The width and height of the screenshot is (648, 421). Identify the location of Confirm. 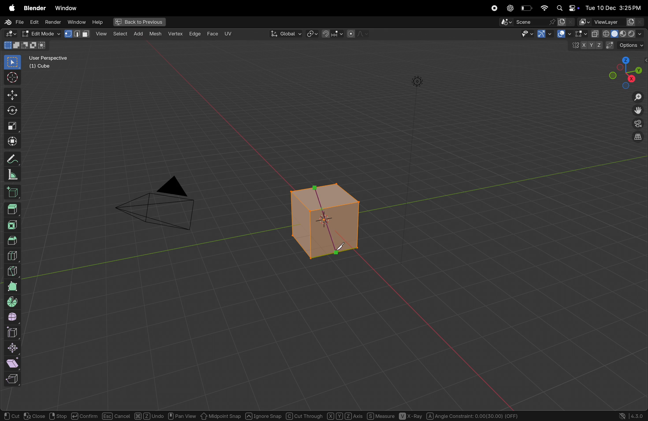
(84, 415).